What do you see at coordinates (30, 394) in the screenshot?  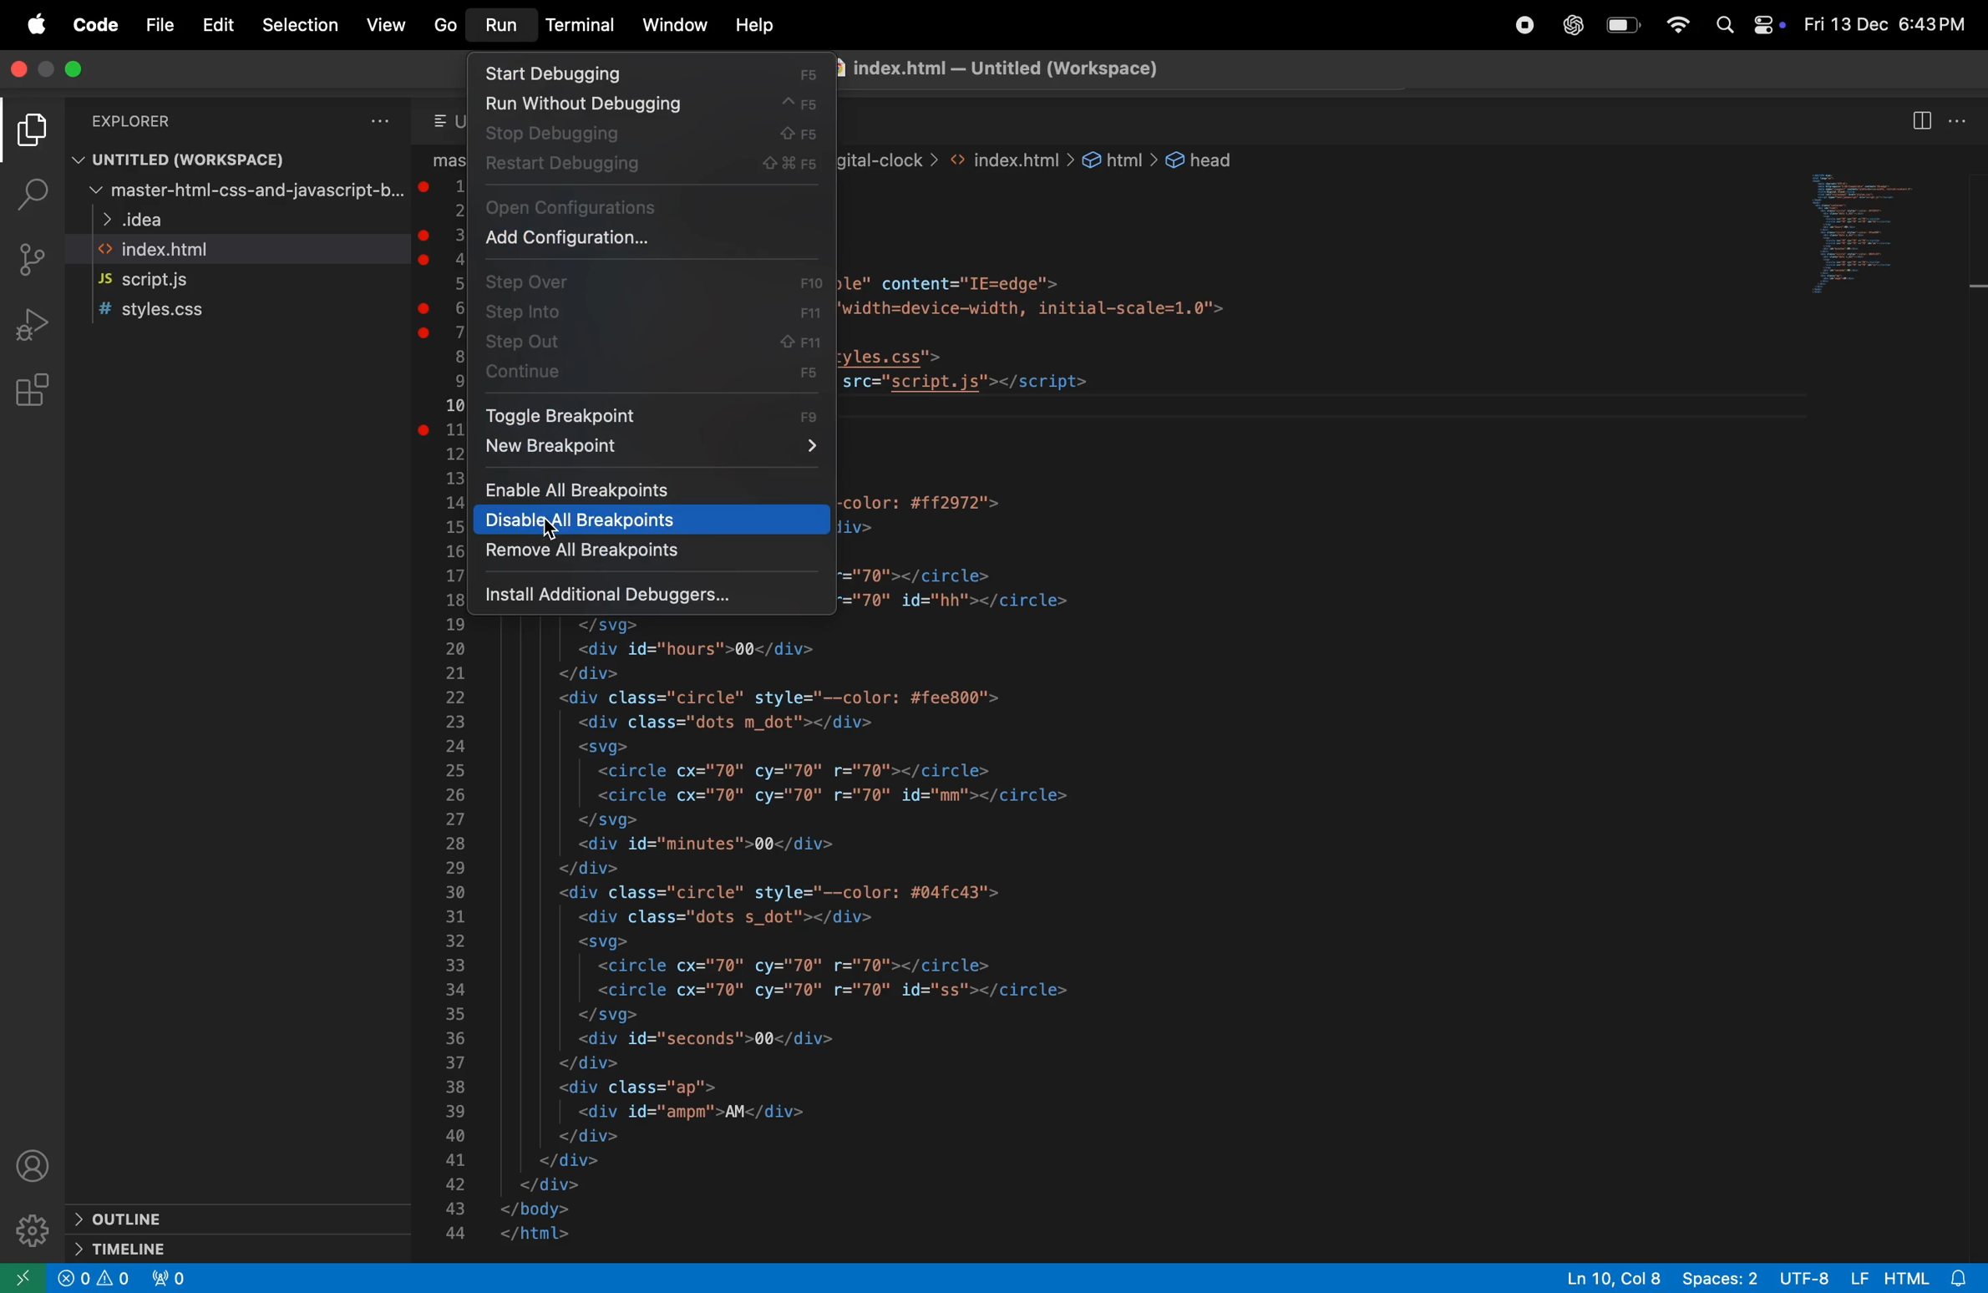 I see `extensions` at bounding box center [30, 394].